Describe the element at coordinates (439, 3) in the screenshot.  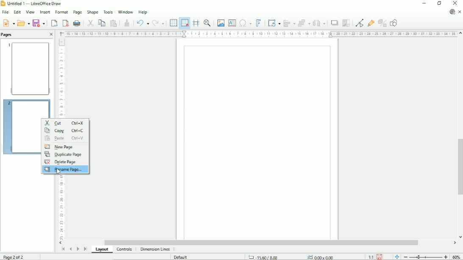
I see `Restore down` at that location.